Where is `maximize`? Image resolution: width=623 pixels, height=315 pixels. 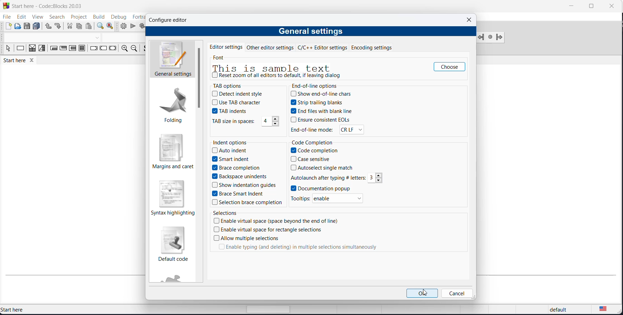 maximize is located at coordinates (591, 6).